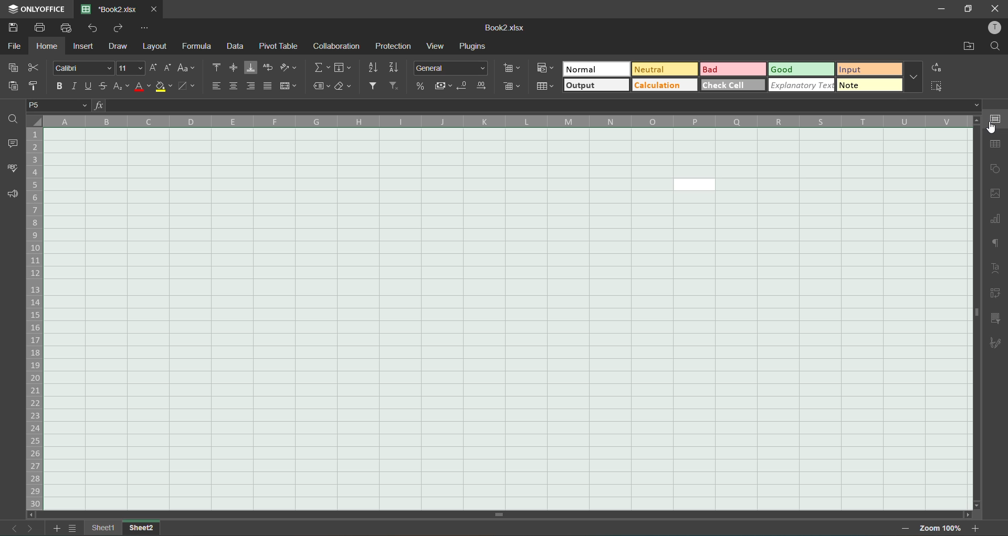 The width and height of the screenshot is (1008, 536). What do you see at coordinates (935, 69) in the screenshot?
I see `replace` at bounding box center [935, 69].